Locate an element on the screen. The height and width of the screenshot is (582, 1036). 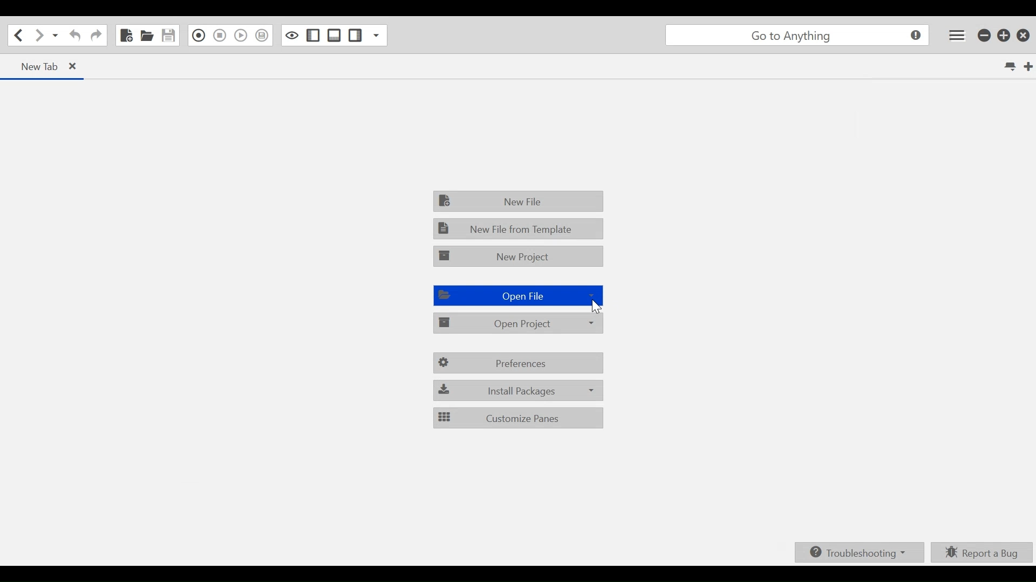
Toggle Focus mode is located at coordinates (292, 34).